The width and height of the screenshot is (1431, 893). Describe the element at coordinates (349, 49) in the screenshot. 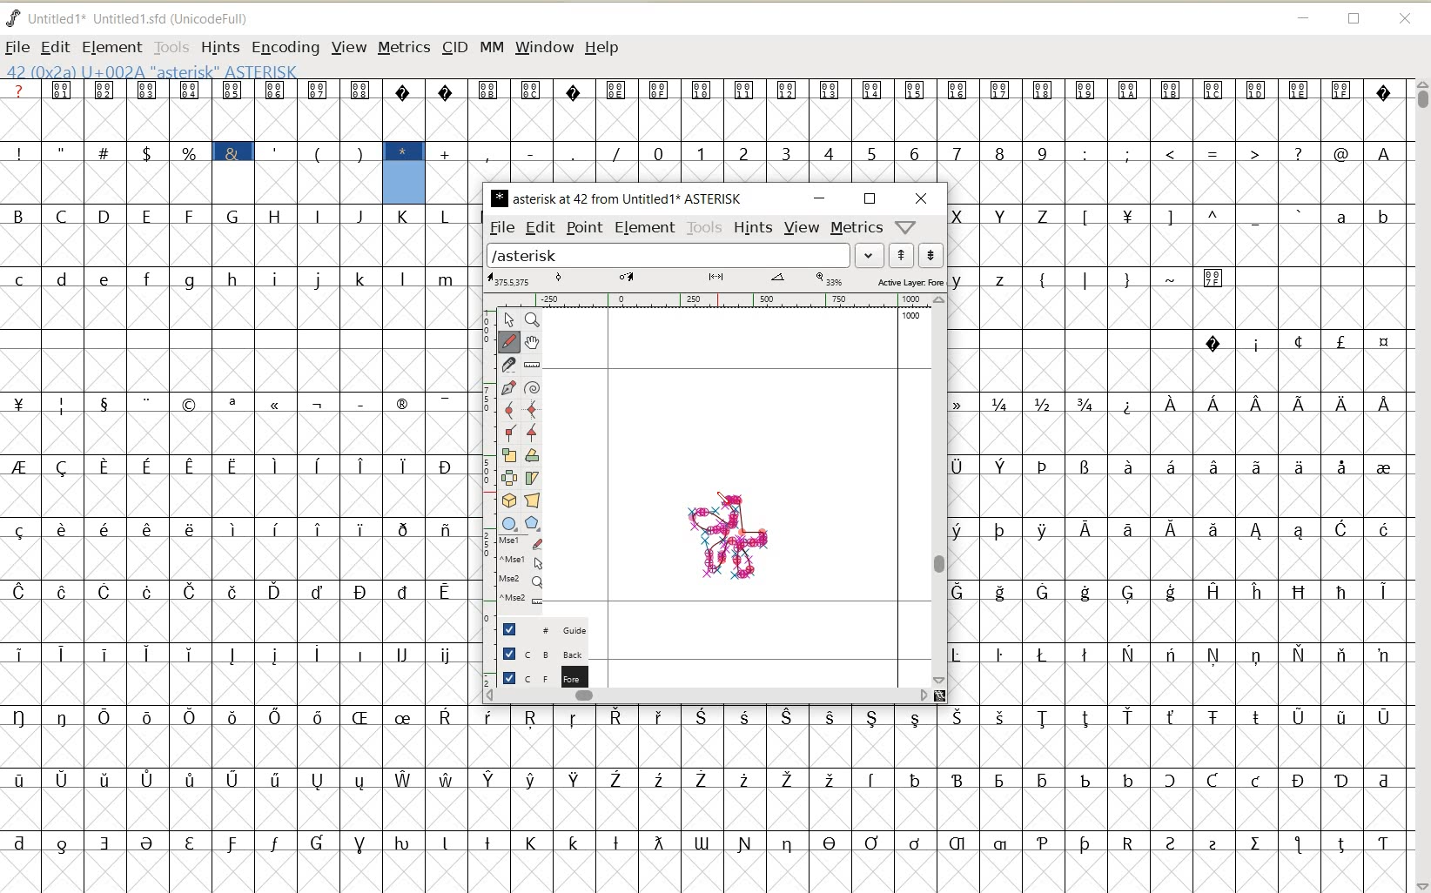

I see `VIEW` at that location.